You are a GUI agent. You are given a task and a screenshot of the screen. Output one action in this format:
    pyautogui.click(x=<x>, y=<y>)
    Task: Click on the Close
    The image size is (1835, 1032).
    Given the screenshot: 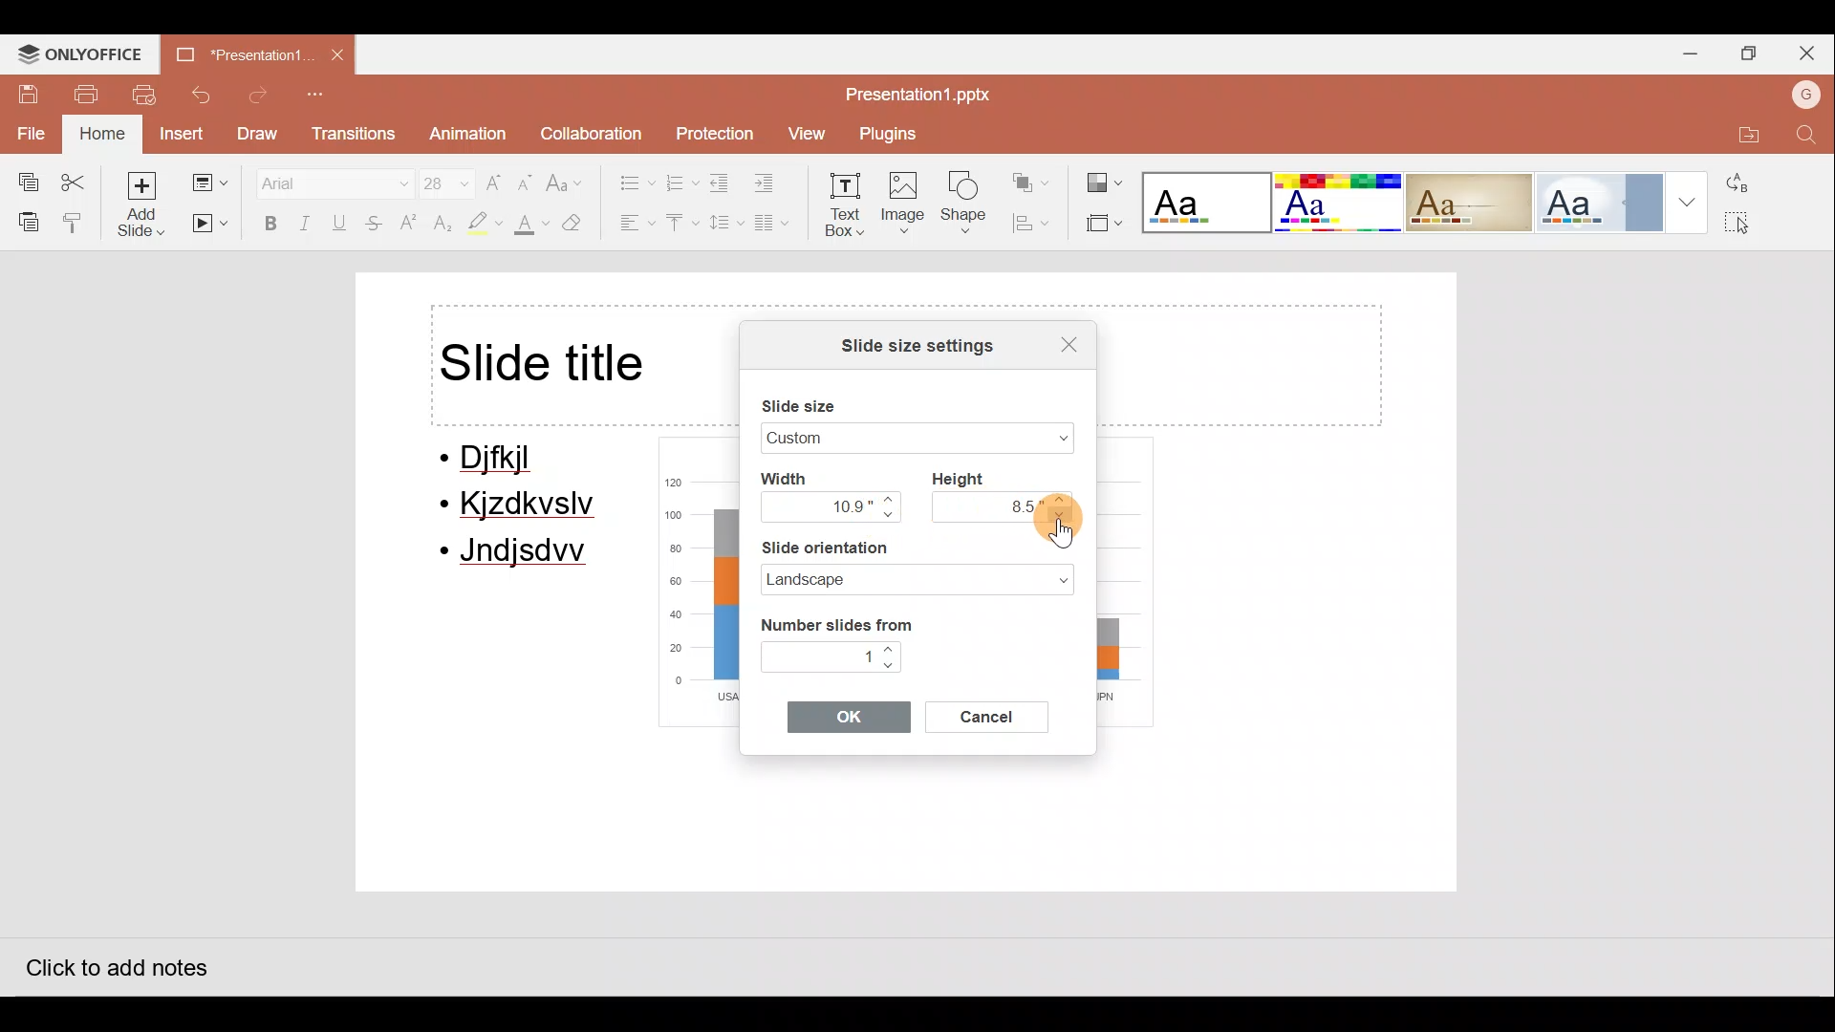 What is the action you would take?
    pyautogui.click(x=1060, y=341)
    